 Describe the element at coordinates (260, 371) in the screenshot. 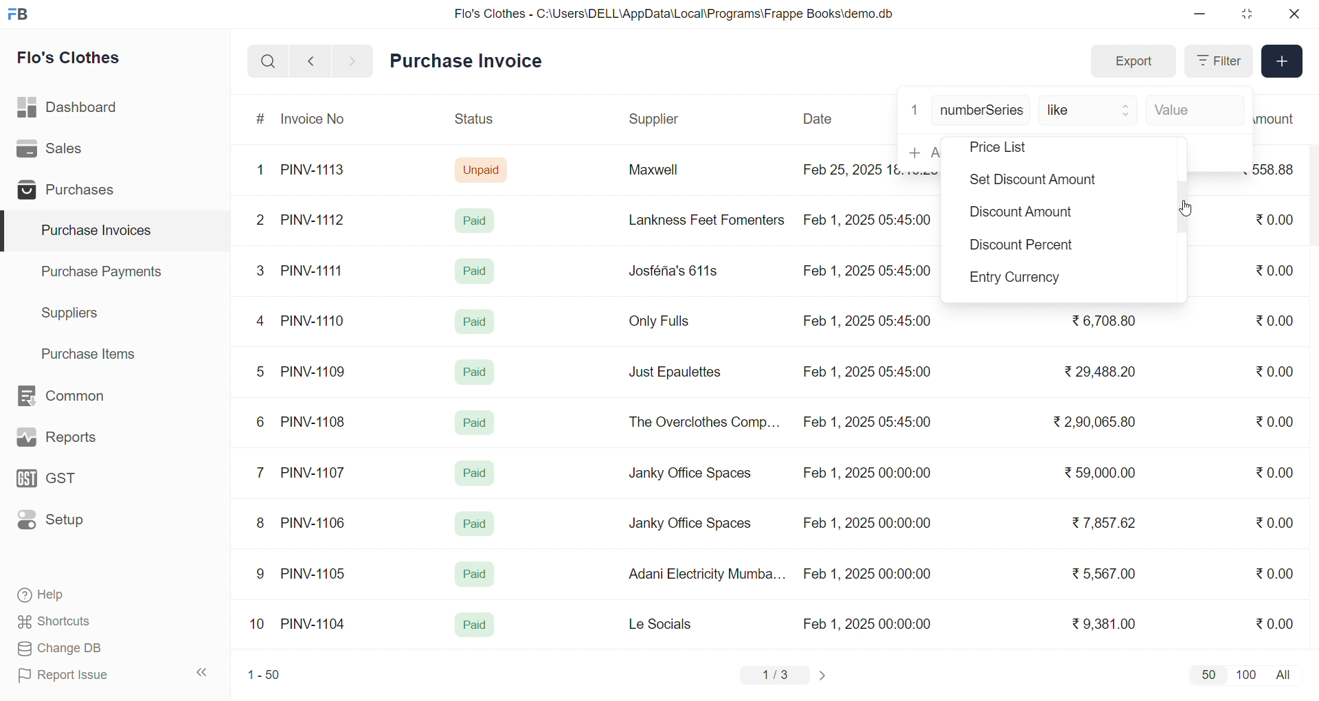

I see `5` at that location.